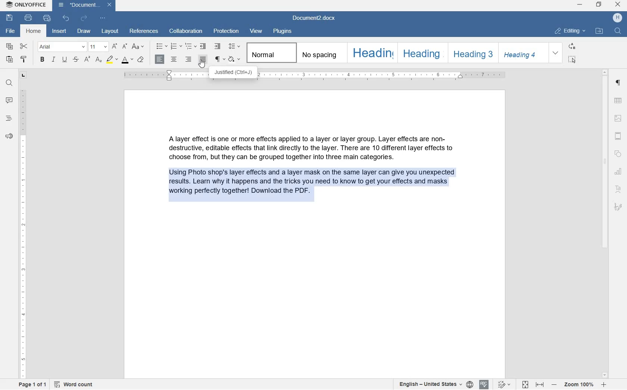 The image size is (627, 390). What do you see at coordinates (618, 5) in the screenshot?
I see `close` at bounding box center [618, 5].